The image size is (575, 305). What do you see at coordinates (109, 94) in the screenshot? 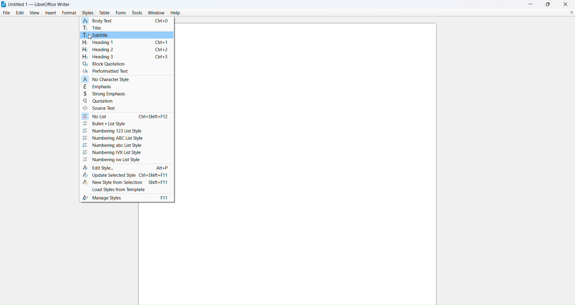
I see `strong emphasis` at bounding box center [109, 94].